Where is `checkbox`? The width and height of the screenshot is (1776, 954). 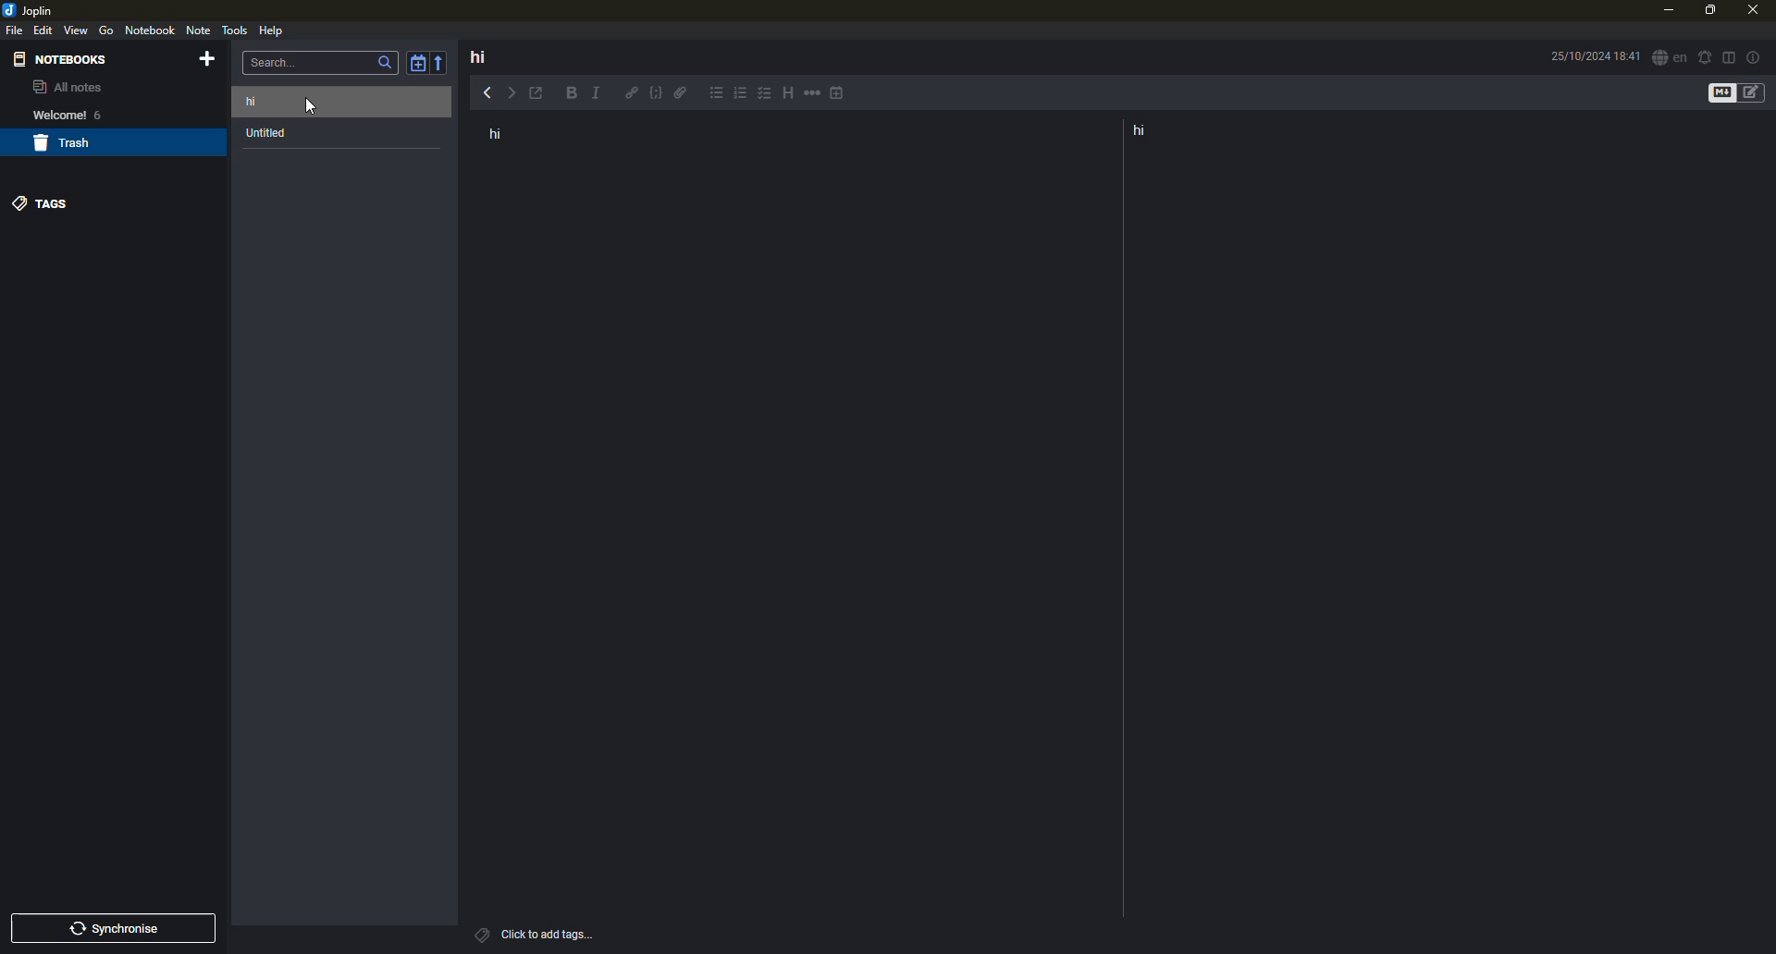
checkbox is located at coordinates (763, 94).